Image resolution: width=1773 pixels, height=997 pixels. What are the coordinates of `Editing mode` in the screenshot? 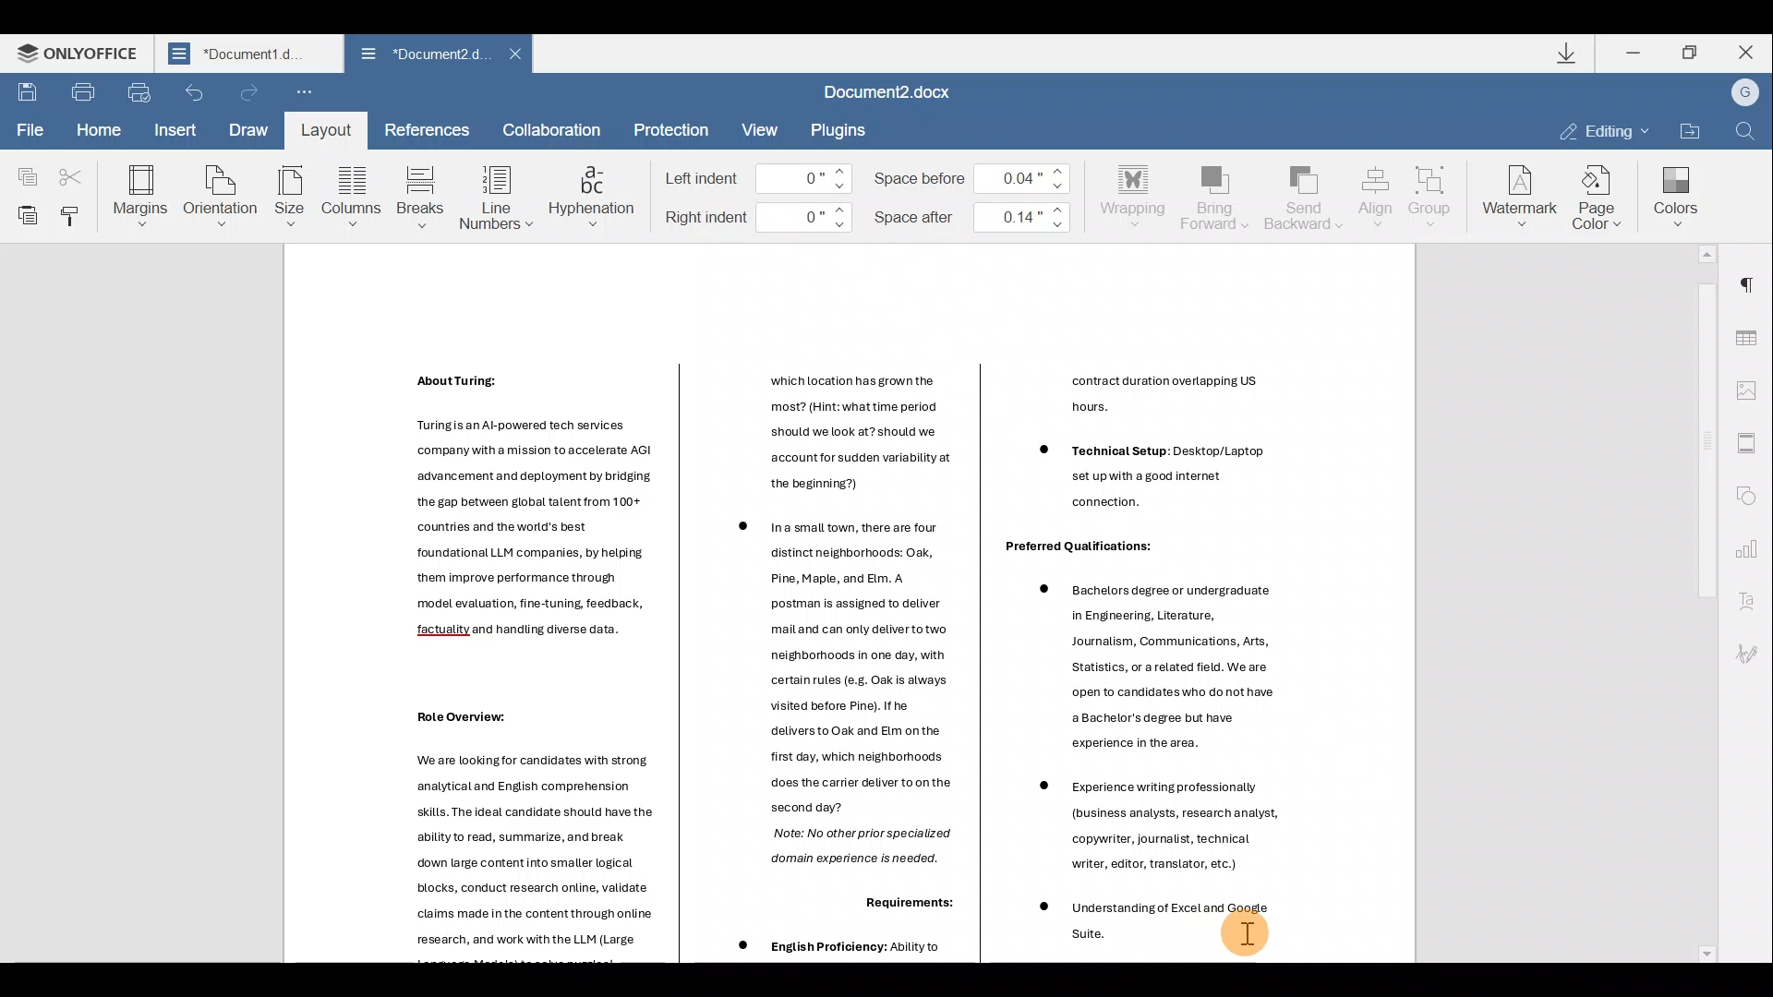 It's located at (1603, 129).